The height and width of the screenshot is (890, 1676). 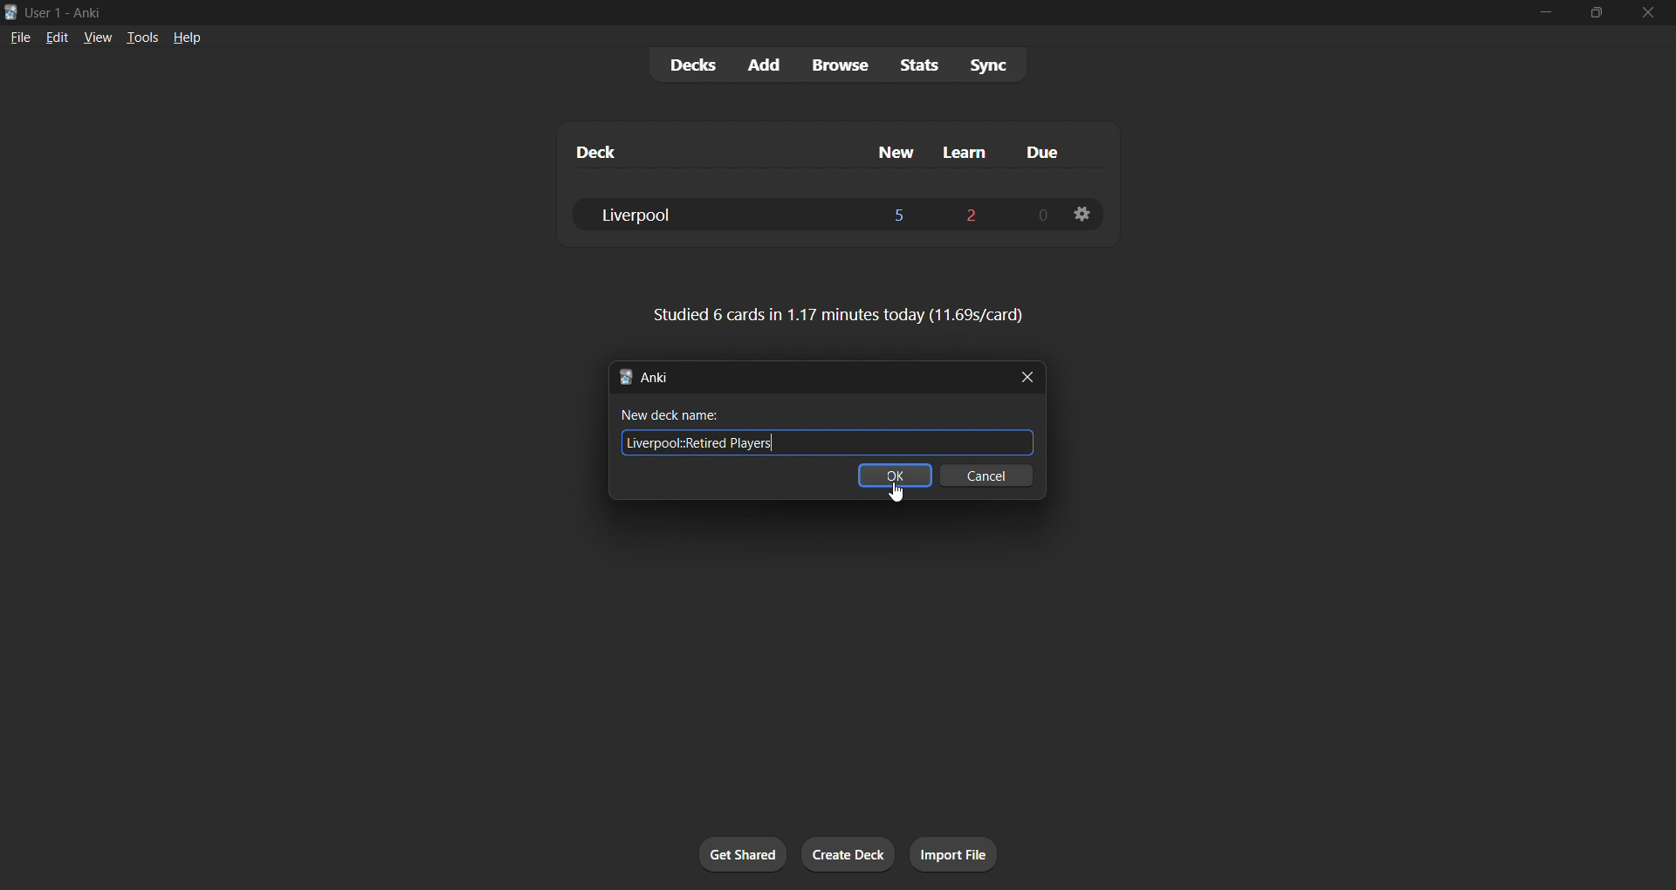 I want to click on close, so click(x=1030, y=377).